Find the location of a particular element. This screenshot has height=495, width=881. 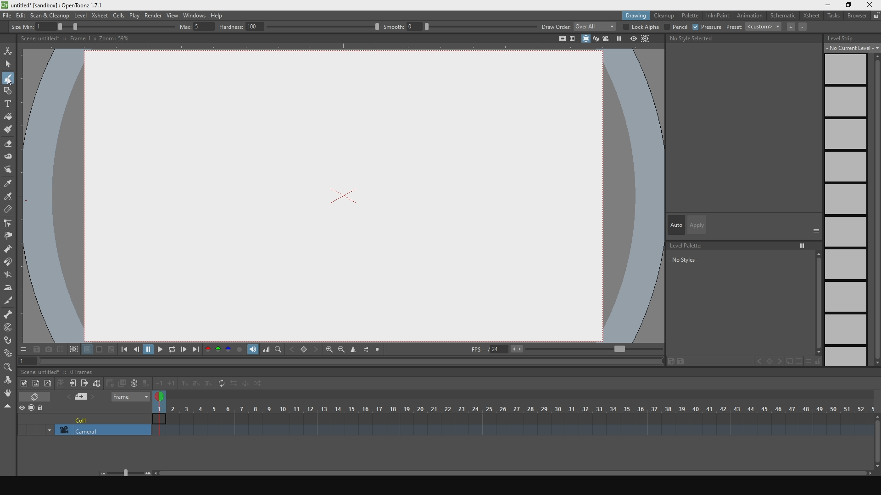

schematic is located at coordinates (784, 16).